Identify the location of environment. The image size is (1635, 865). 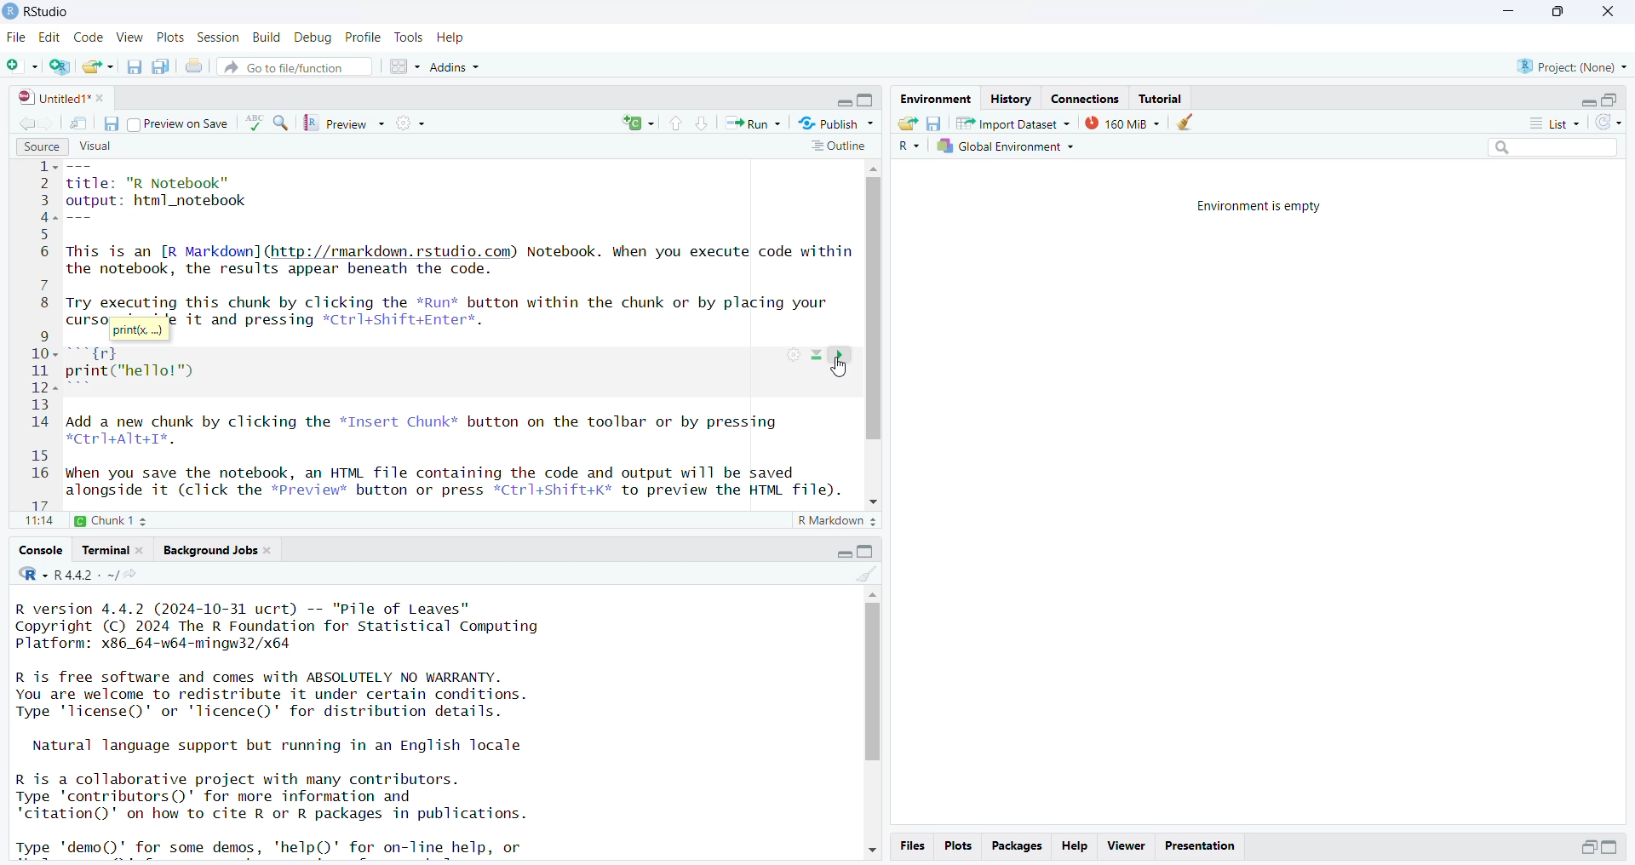
(934, 99).